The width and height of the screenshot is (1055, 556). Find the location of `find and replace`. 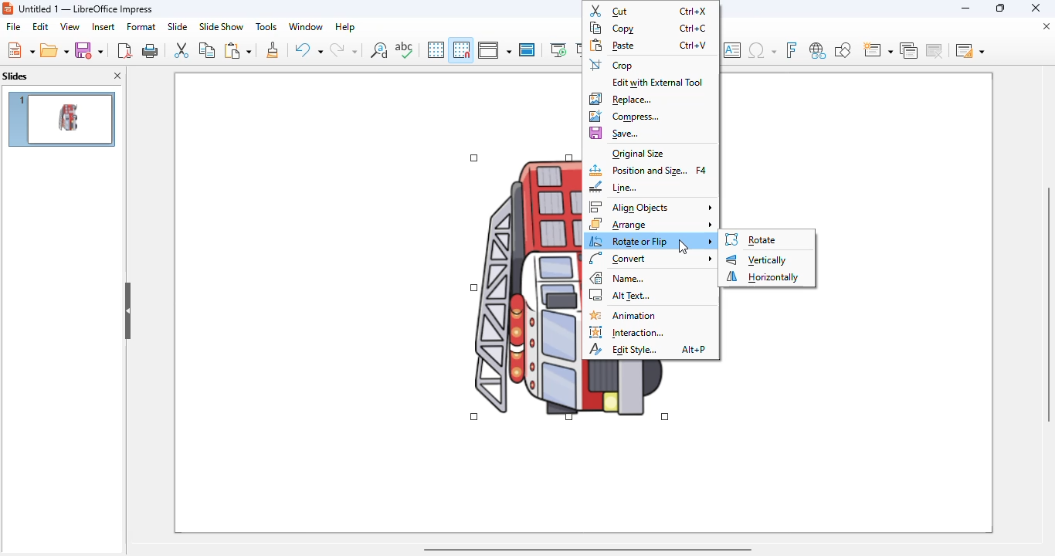

find and replace is located at coordinates (378, 49).